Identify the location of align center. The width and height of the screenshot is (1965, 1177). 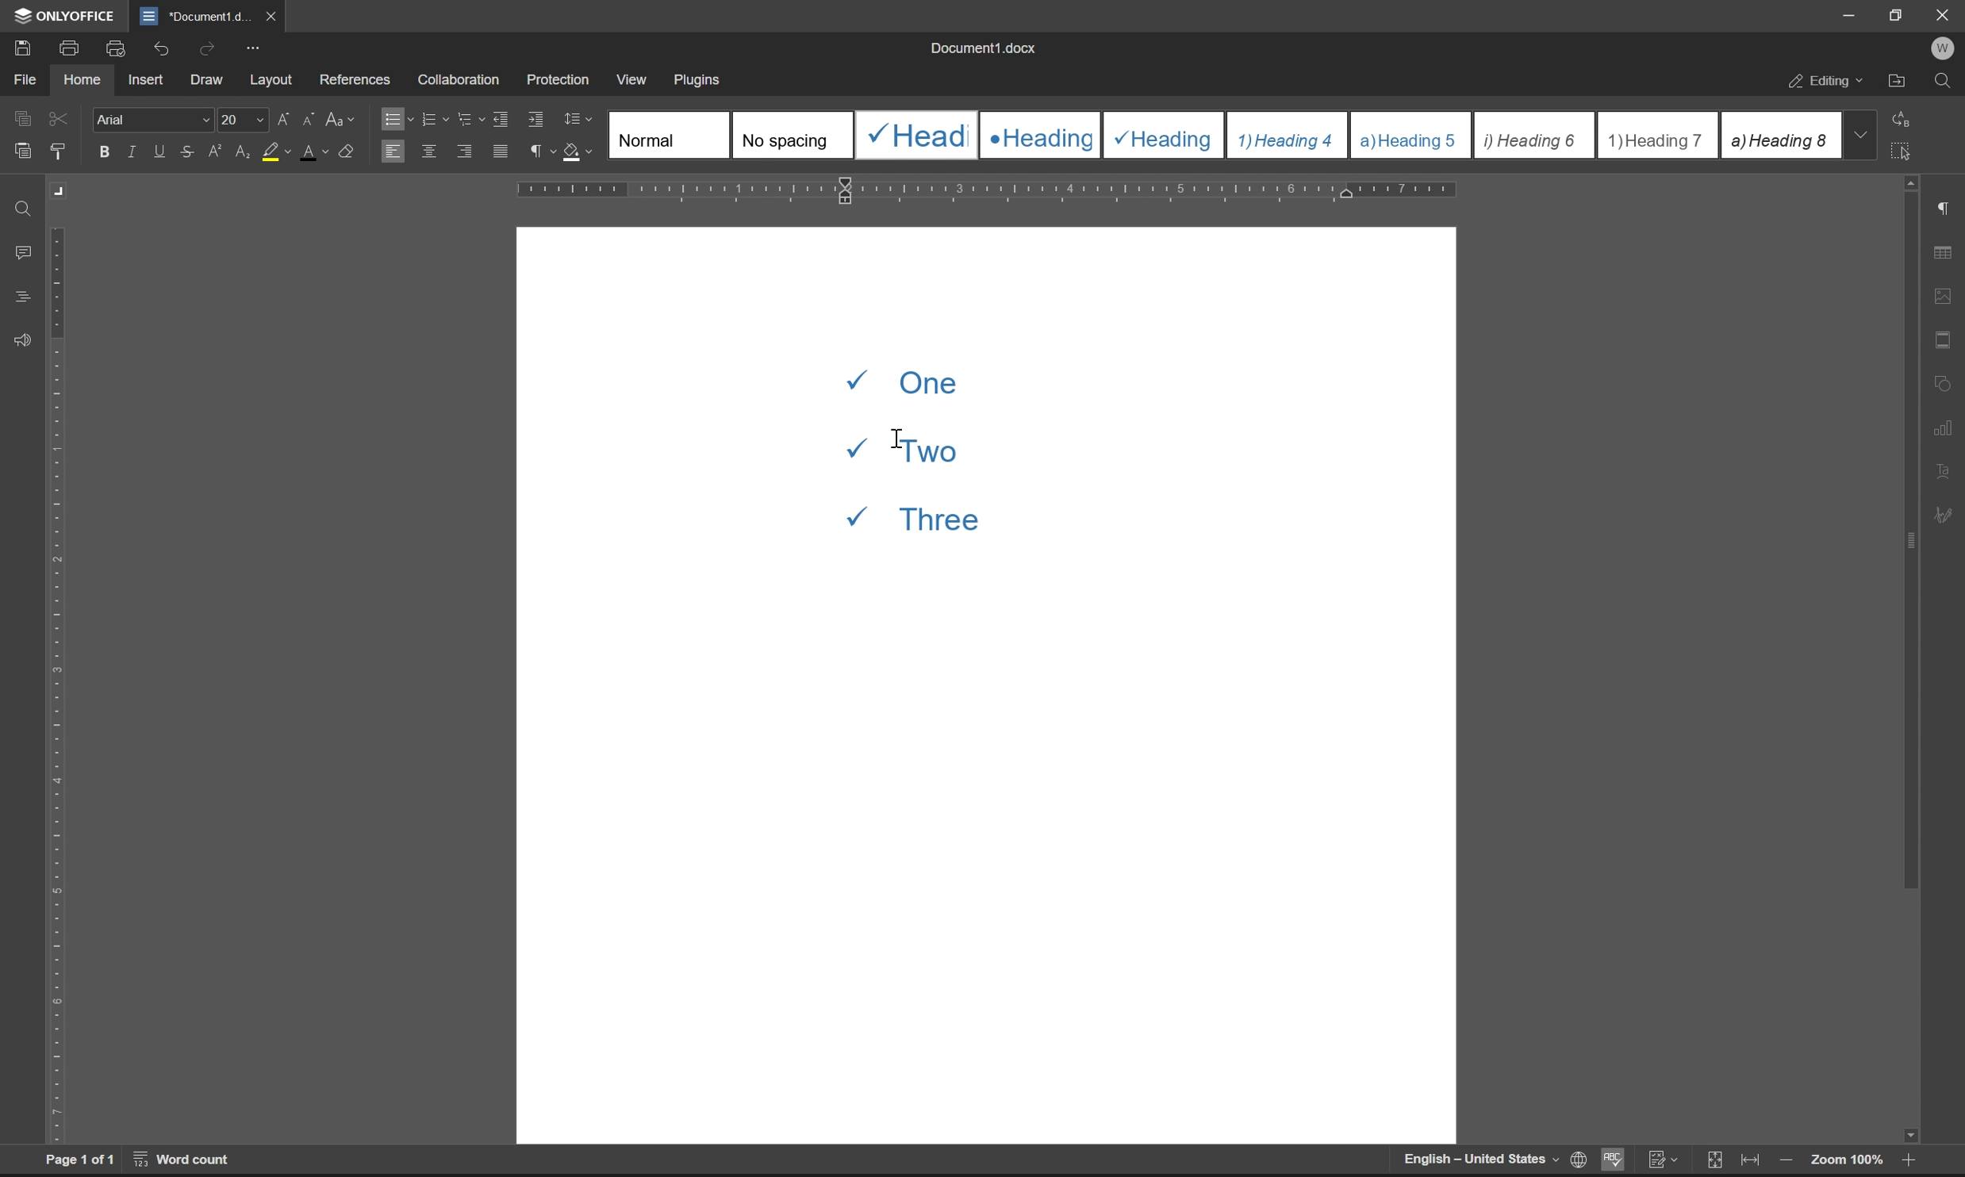
(430, 150).